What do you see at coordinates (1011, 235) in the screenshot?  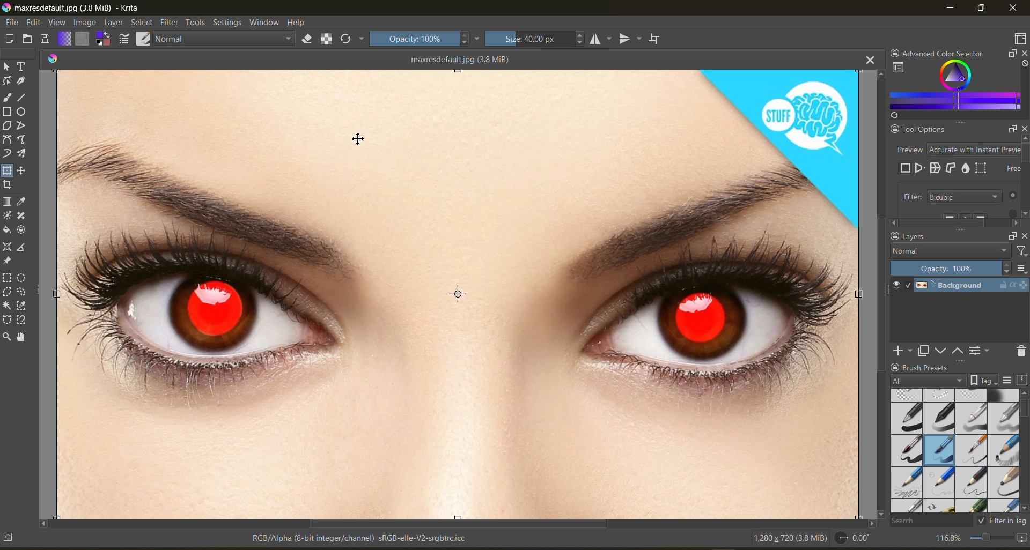 I see `float docker` at bounding box center [1011, 235].